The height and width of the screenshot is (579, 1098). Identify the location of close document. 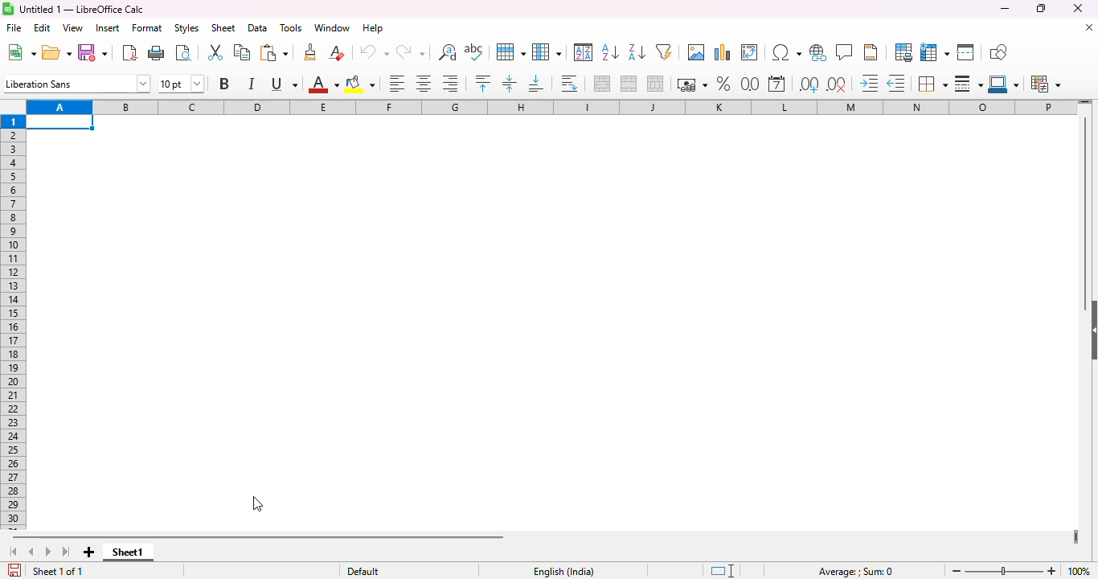
(1089, 27).